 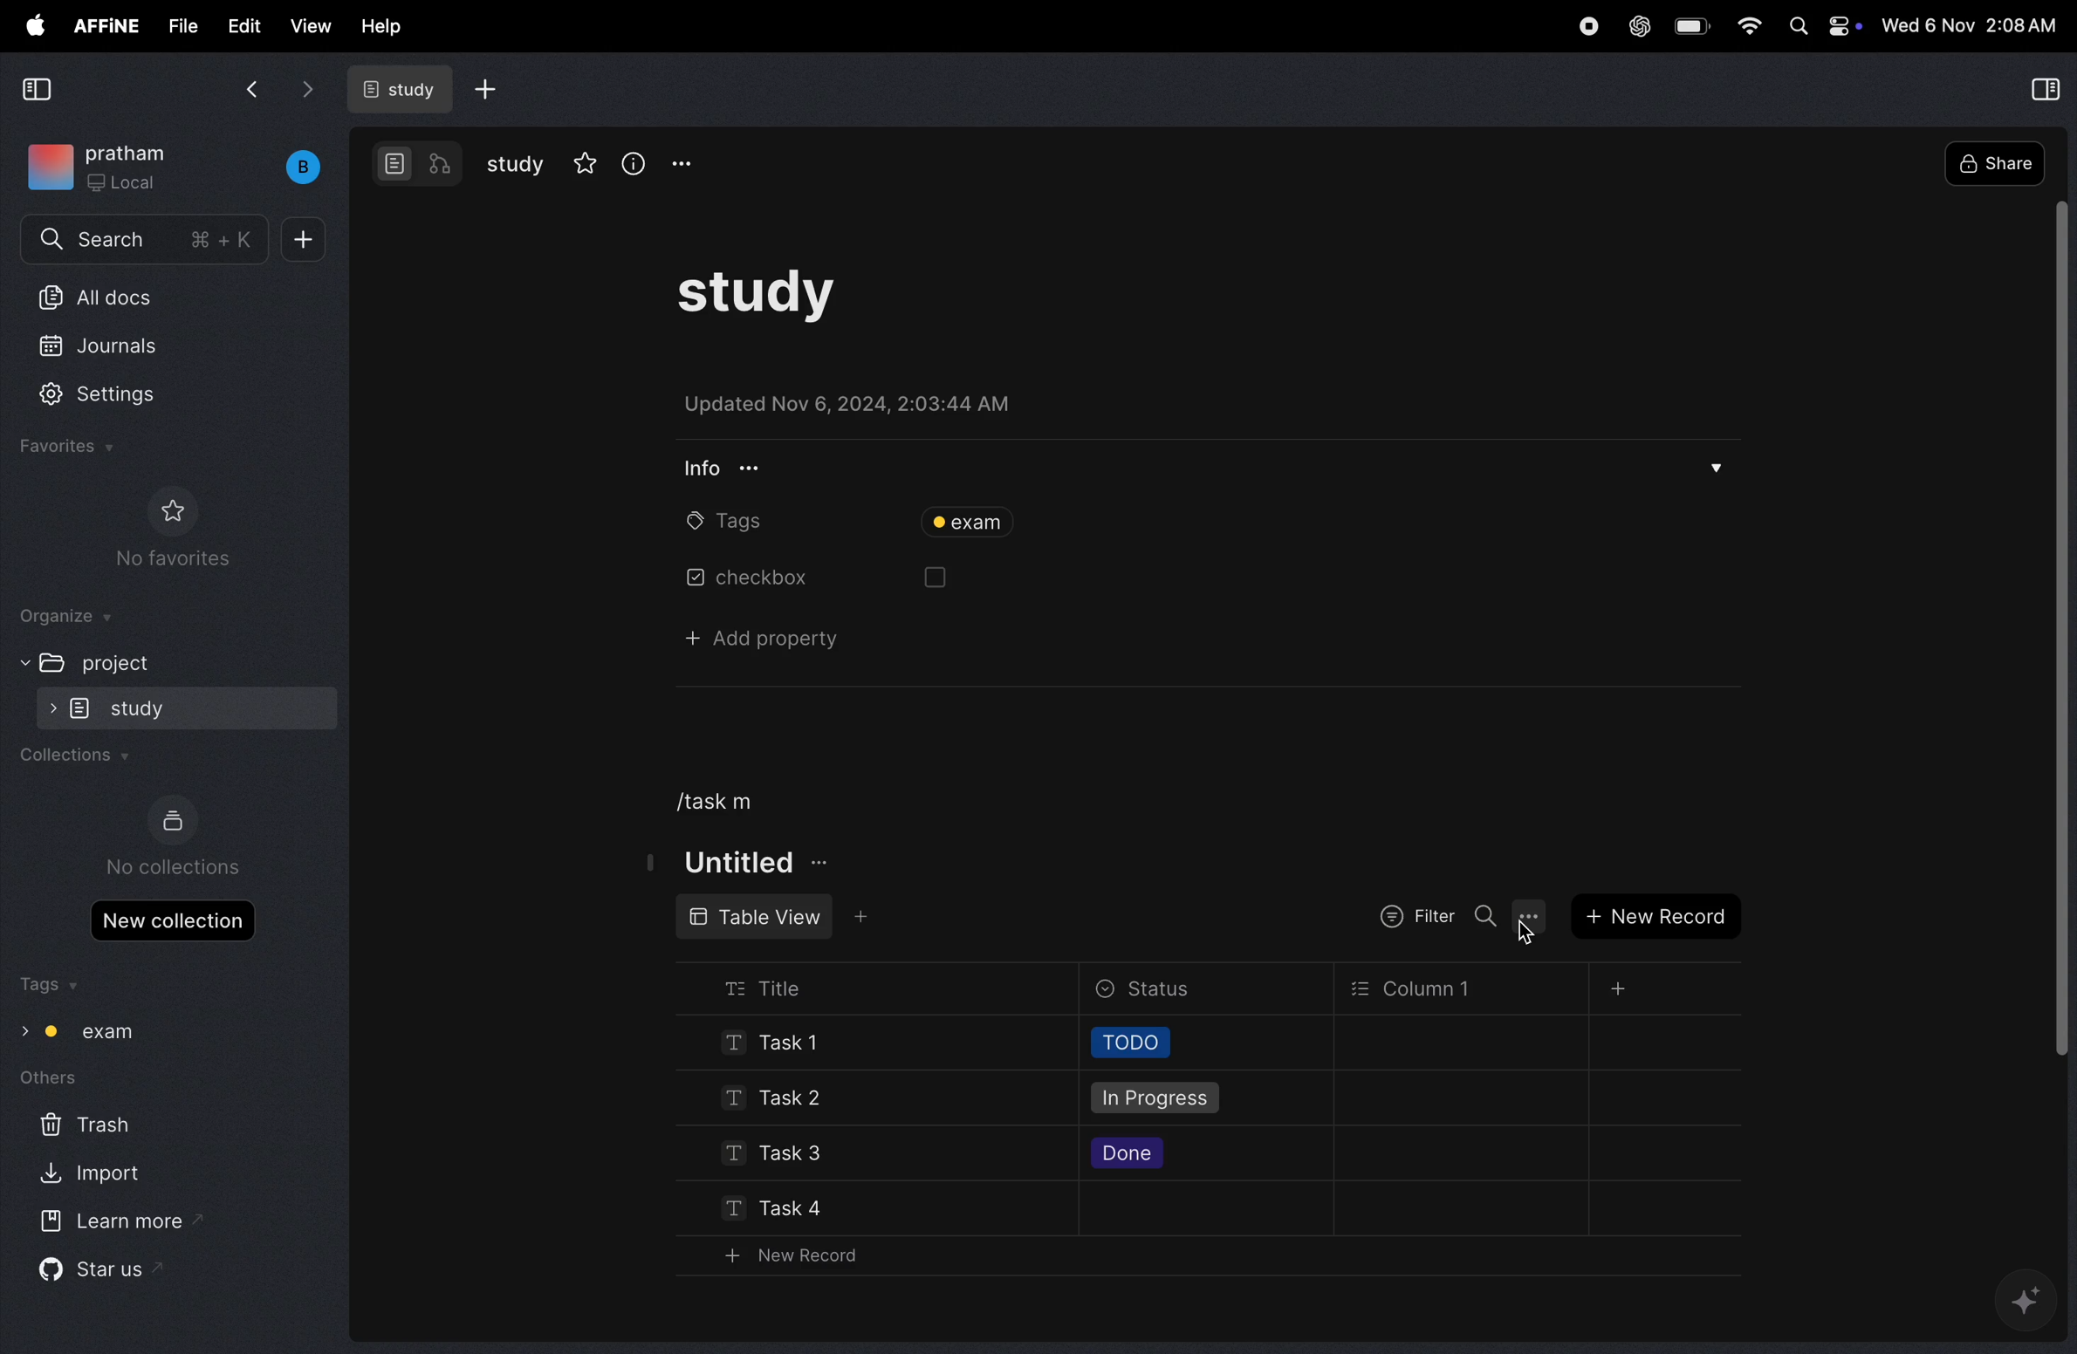 What do you see at coordinates (708, 801) in the screenshot?
I see `/task m` at bounding box center [708, 801].